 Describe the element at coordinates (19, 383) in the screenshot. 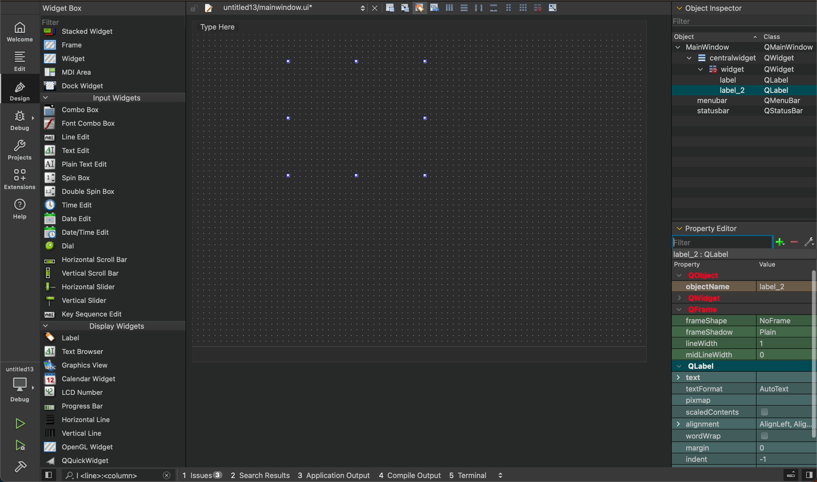

I see `debugger` at that location.